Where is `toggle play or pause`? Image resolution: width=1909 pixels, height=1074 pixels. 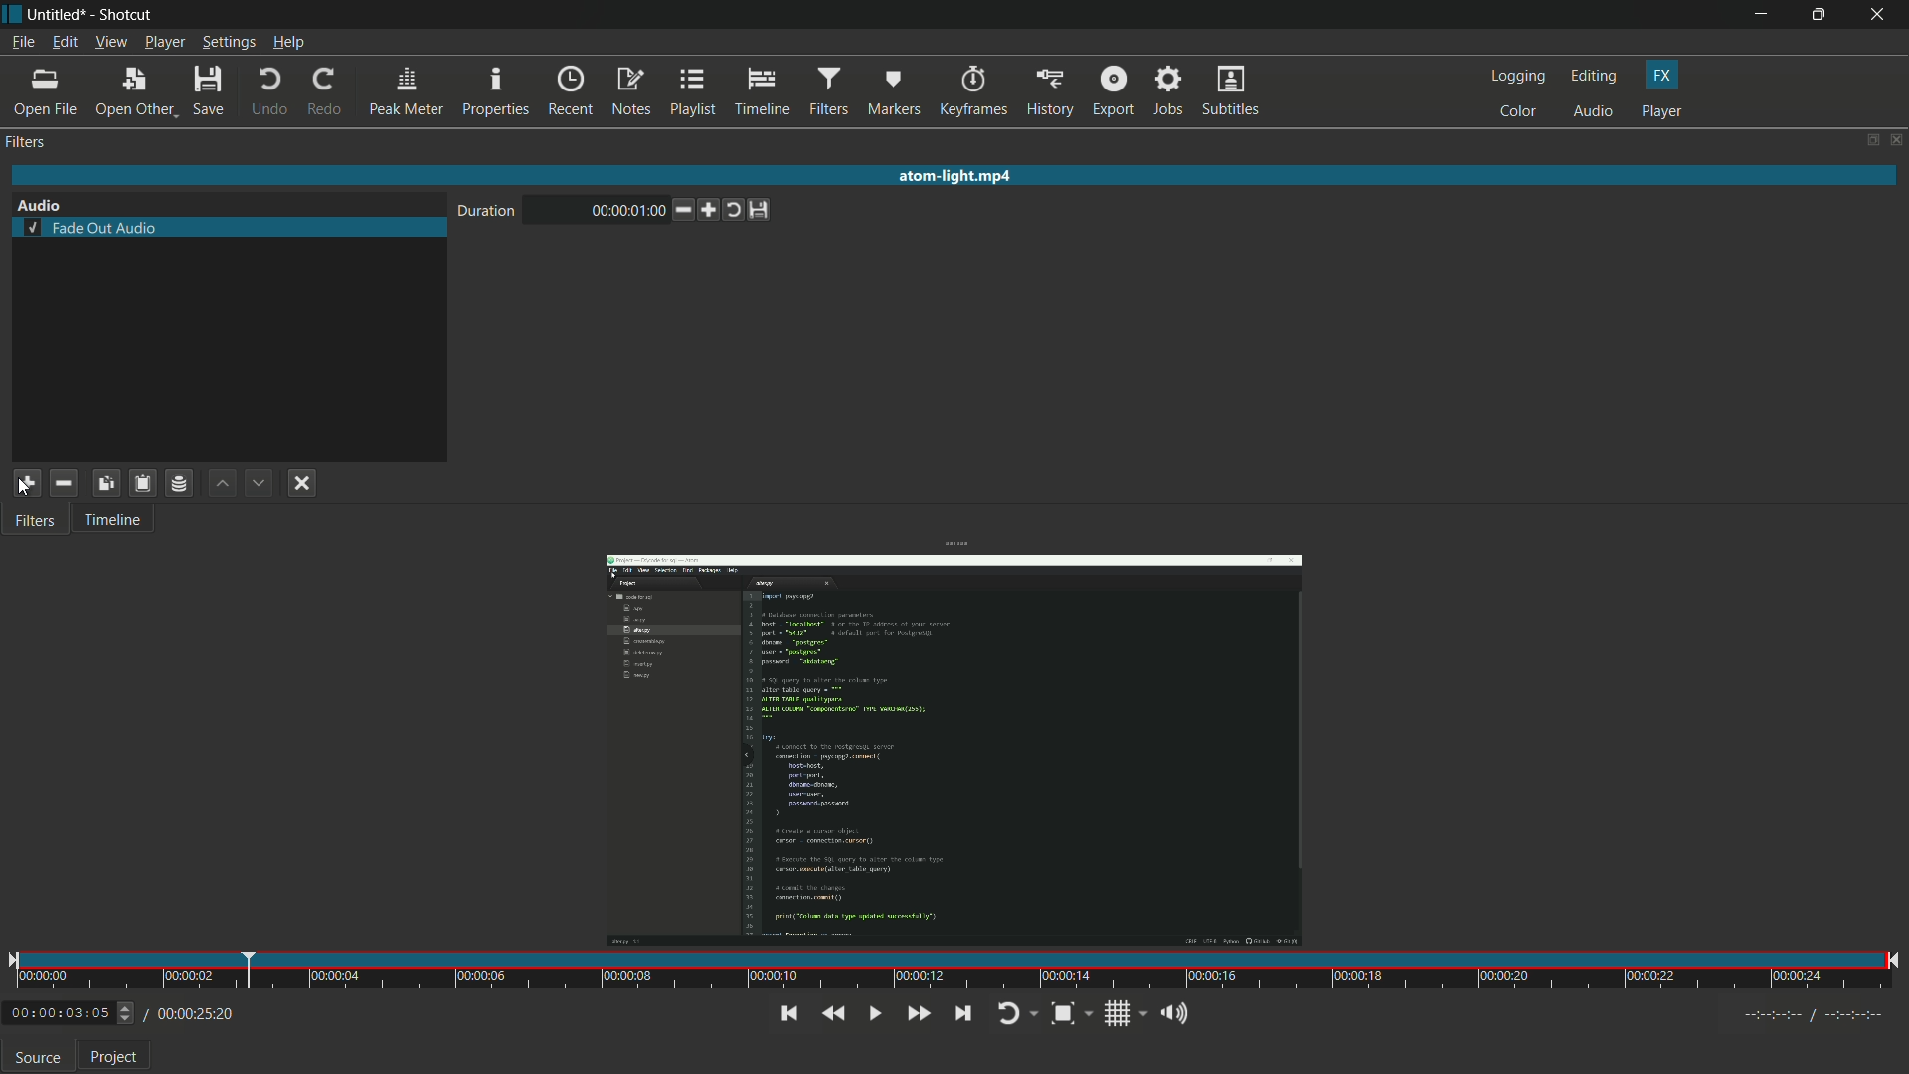
toggle play or pause is located at coordinates (875, 1013).